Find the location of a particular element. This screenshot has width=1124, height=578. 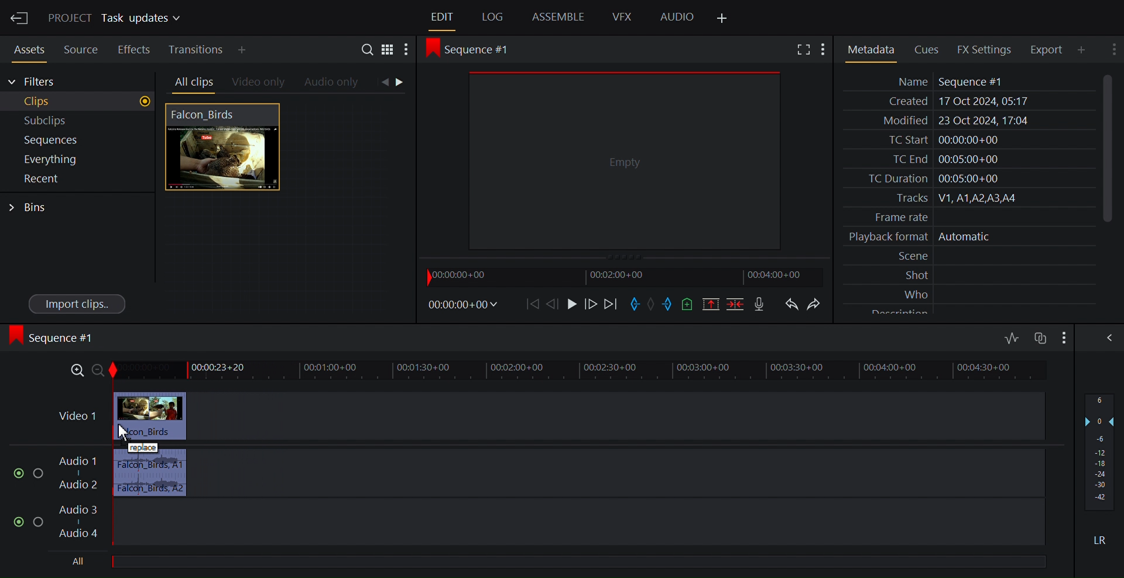

Assemble is located at coordinates (559, 16).